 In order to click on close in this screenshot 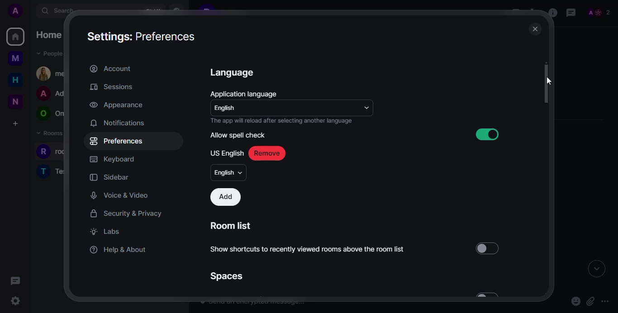, I will do `click(534, 29)`.